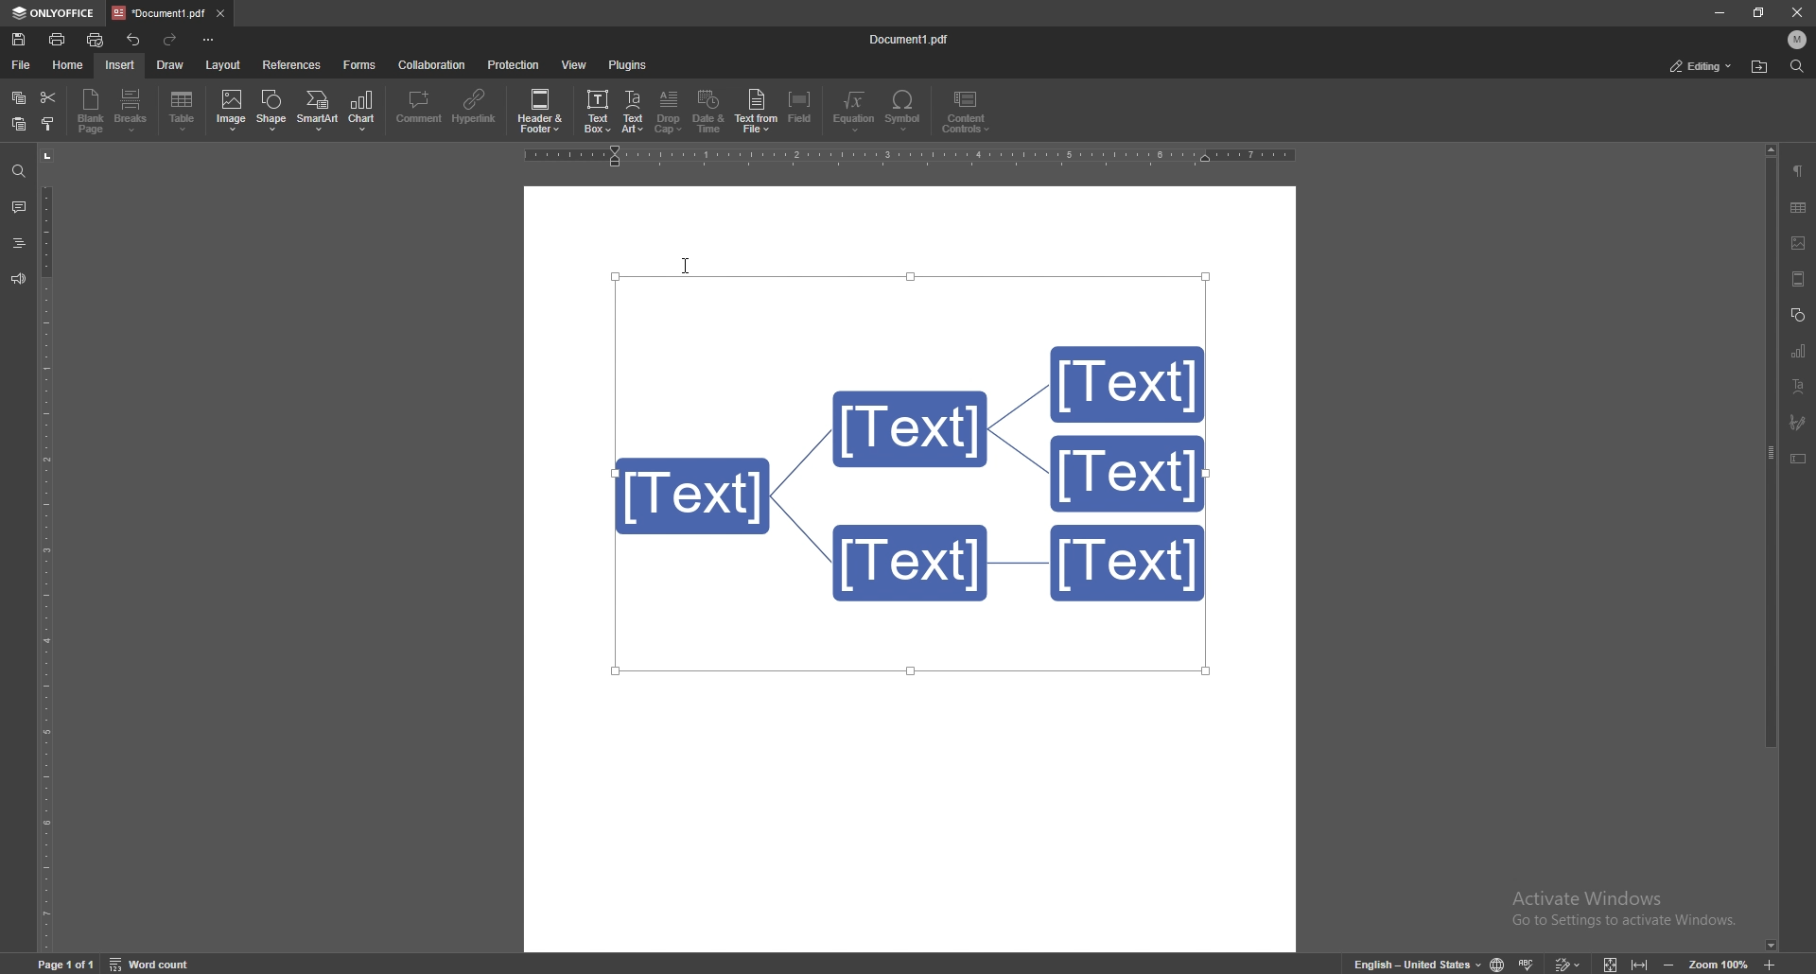 The width and height of the screenshot is (1816, 974). I want to click on minimize, so click(1720, 12).